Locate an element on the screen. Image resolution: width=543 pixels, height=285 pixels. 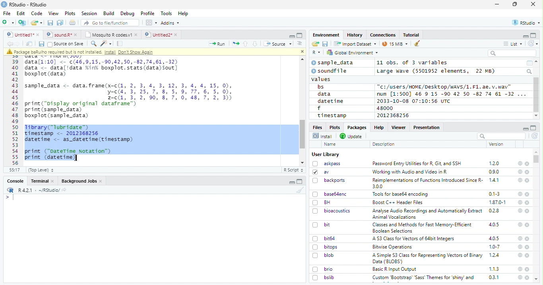
View is located at coordinates (54, 13).